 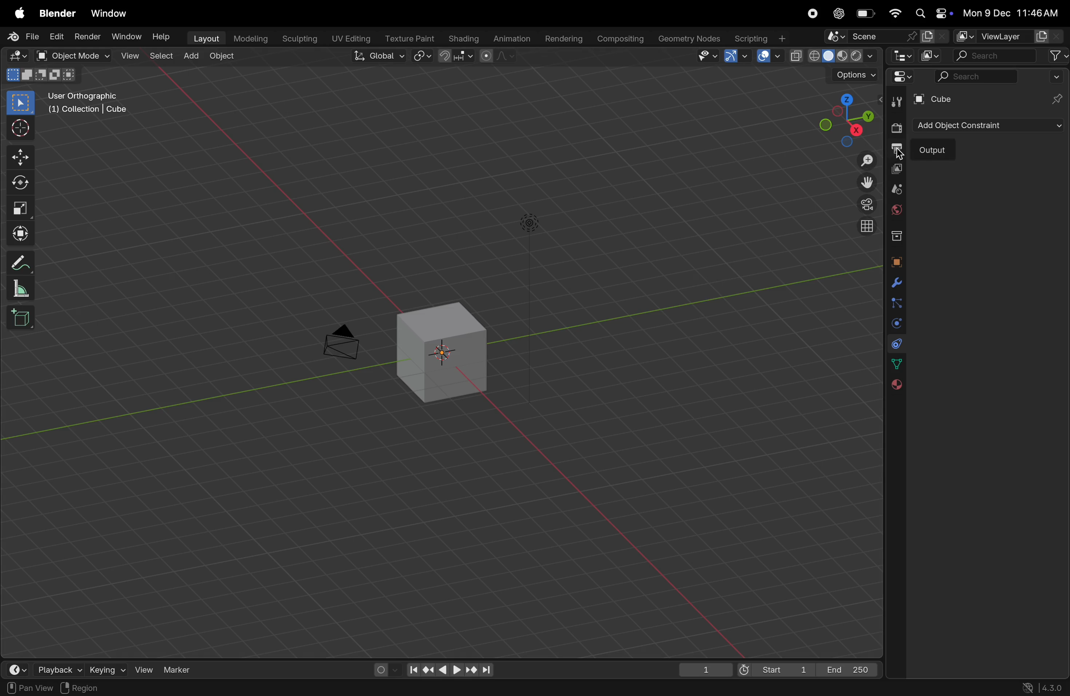 I want to click on date, so click(x=894, y=363).